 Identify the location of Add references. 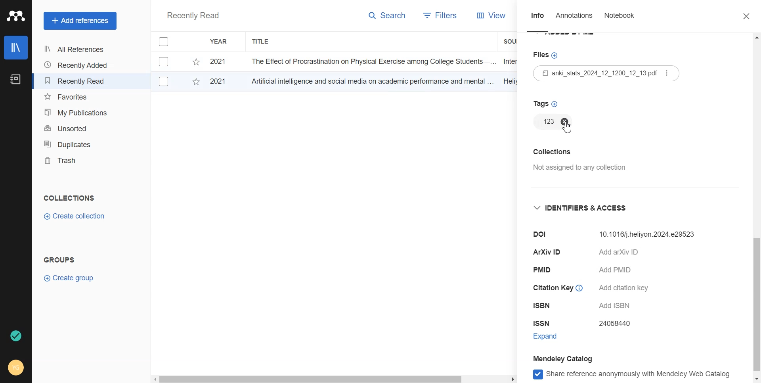
(80, 21).